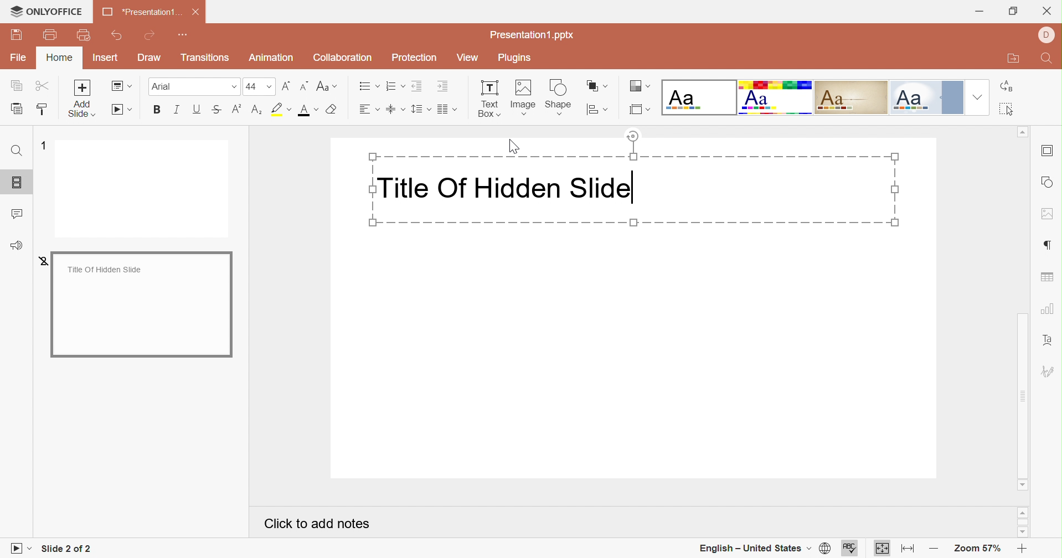  What do you see at coordinates (421, 110) in the screenshot?
I see `Line spacing` at bounding box center [421, 110].